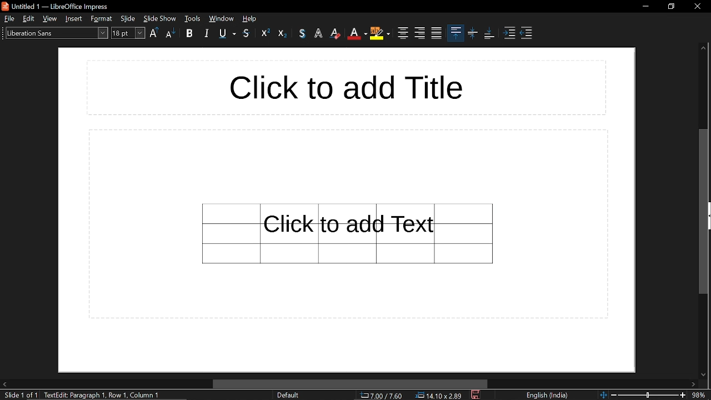 This screenshot has width=711, height=400. I want to click on text size, so click(128, 34).